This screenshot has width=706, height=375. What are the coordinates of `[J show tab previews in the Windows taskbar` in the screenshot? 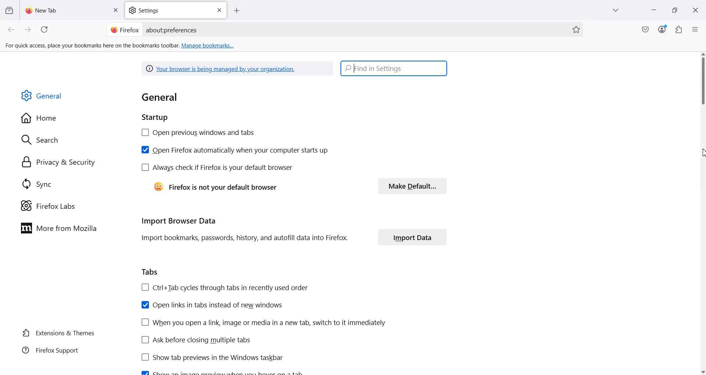 It's located at (211, 357).